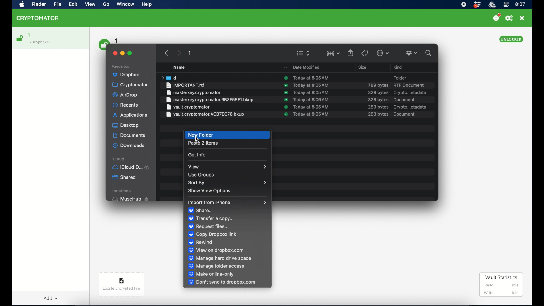 The width and height of the screenshot is (544, 306). What do you see at coordinates (404, 114) in the screenshot?
I see `document` at bounding box center [404, 114].